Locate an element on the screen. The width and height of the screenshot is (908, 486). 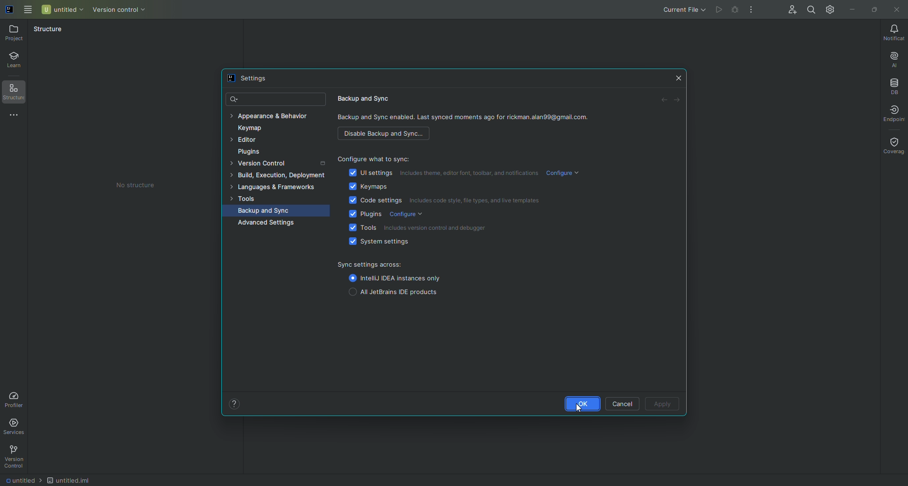
Learn is located at coordinates (18, 61).